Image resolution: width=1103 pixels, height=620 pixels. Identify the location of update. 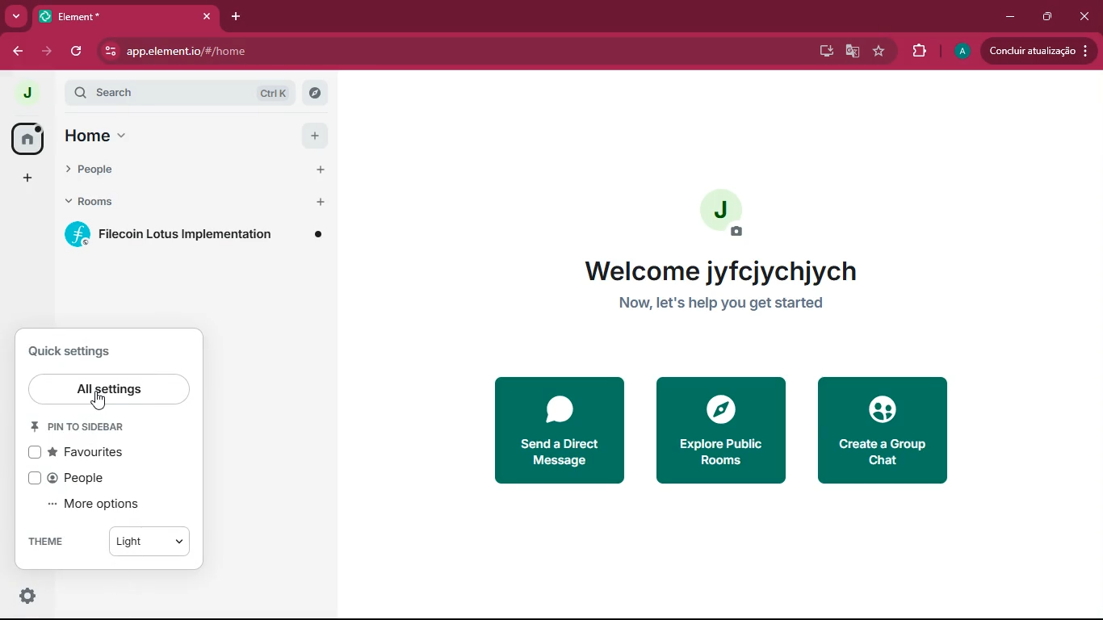
(1037, 50).